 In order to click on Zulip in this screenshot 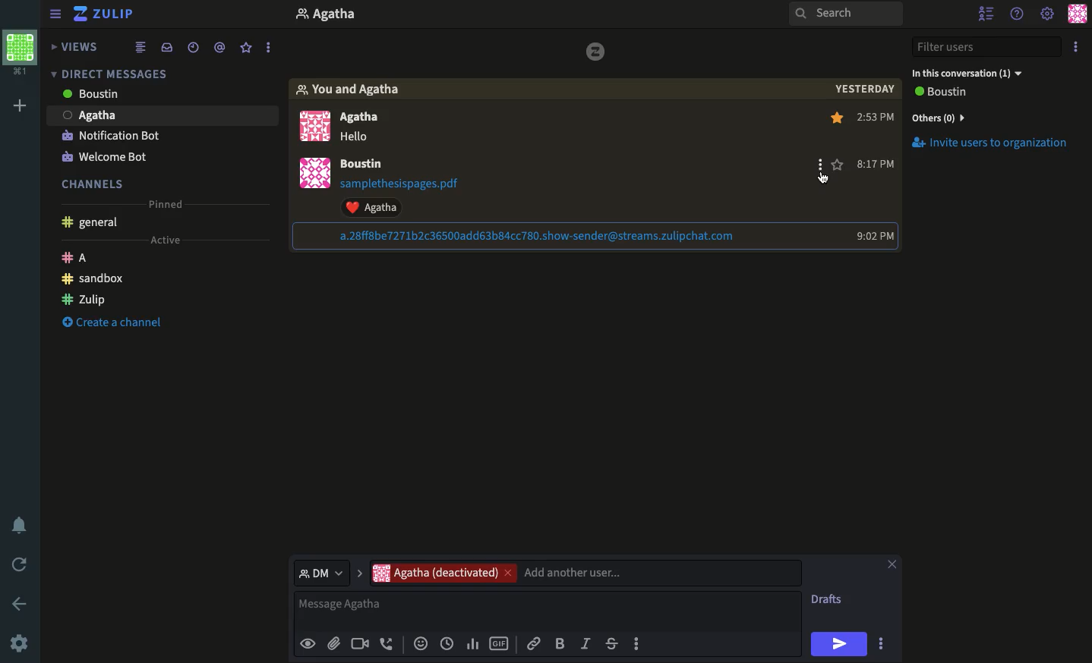, I will do `click(106, 15)`.